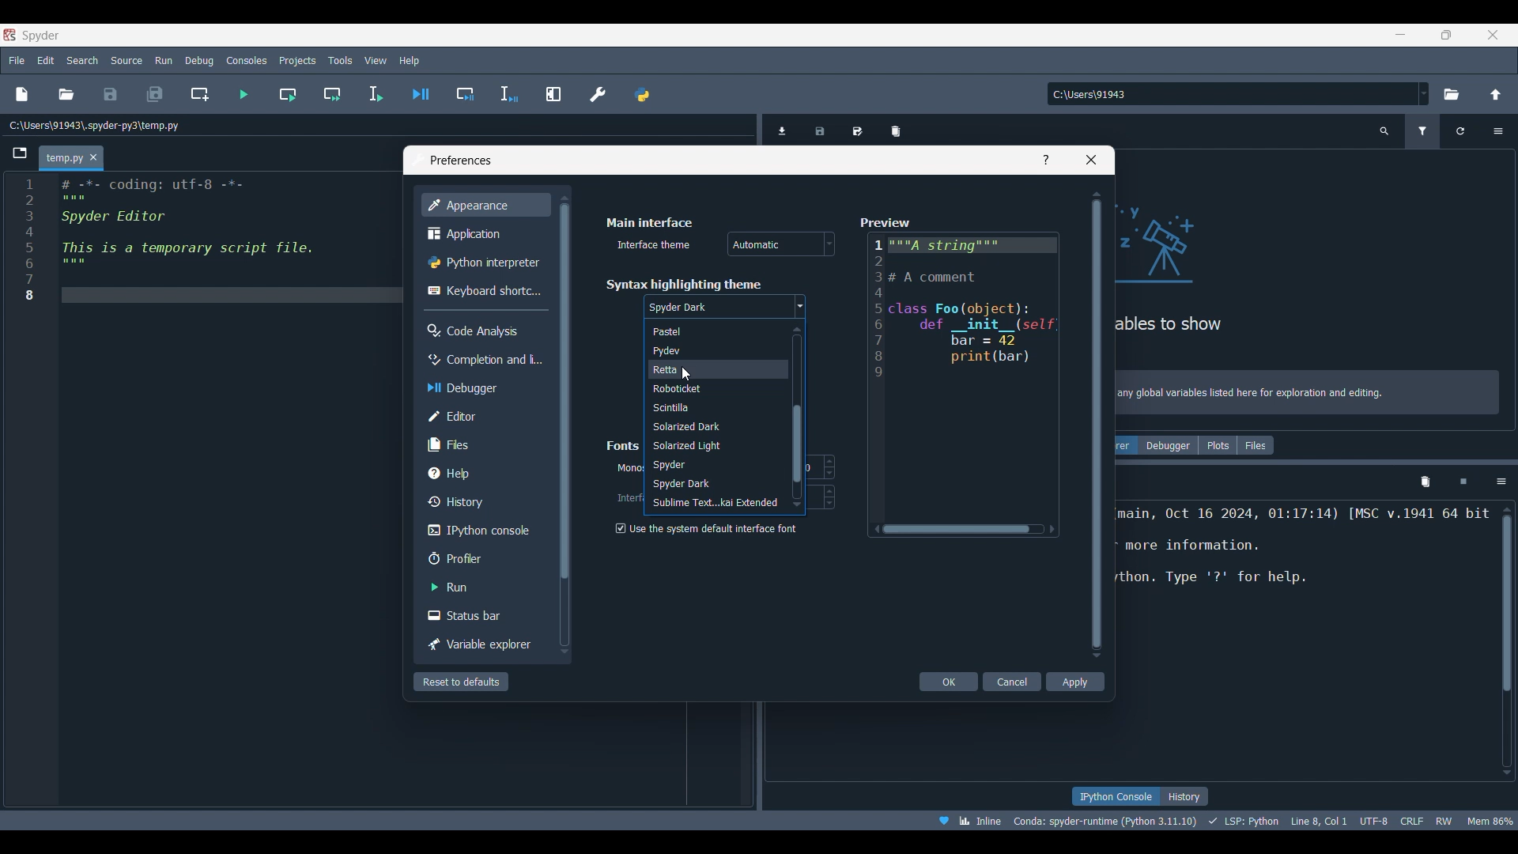 The height and width of the screenshot is (854, 1518). I want to click on Close interface, so click(1493, 35).